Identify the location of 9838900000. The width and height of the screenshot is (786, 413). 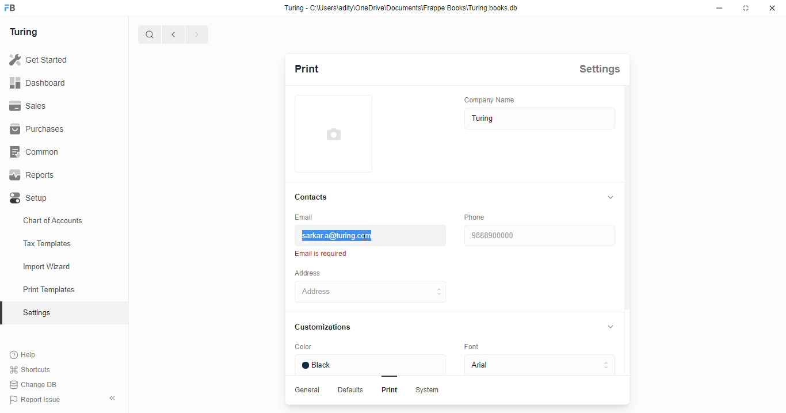
(540, 235).